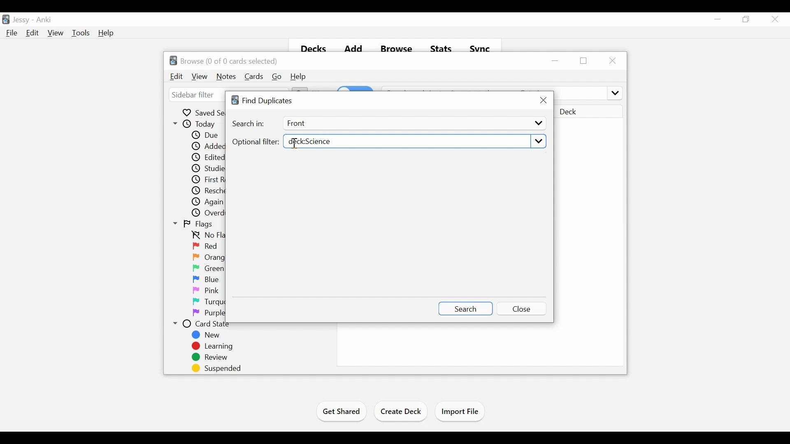 This screenshot has height=444, width=790. What do you see at coordinates (224, 60) in the screenshot?
I see `Browse (number of selected cards)` at bounding box center [224, 60].